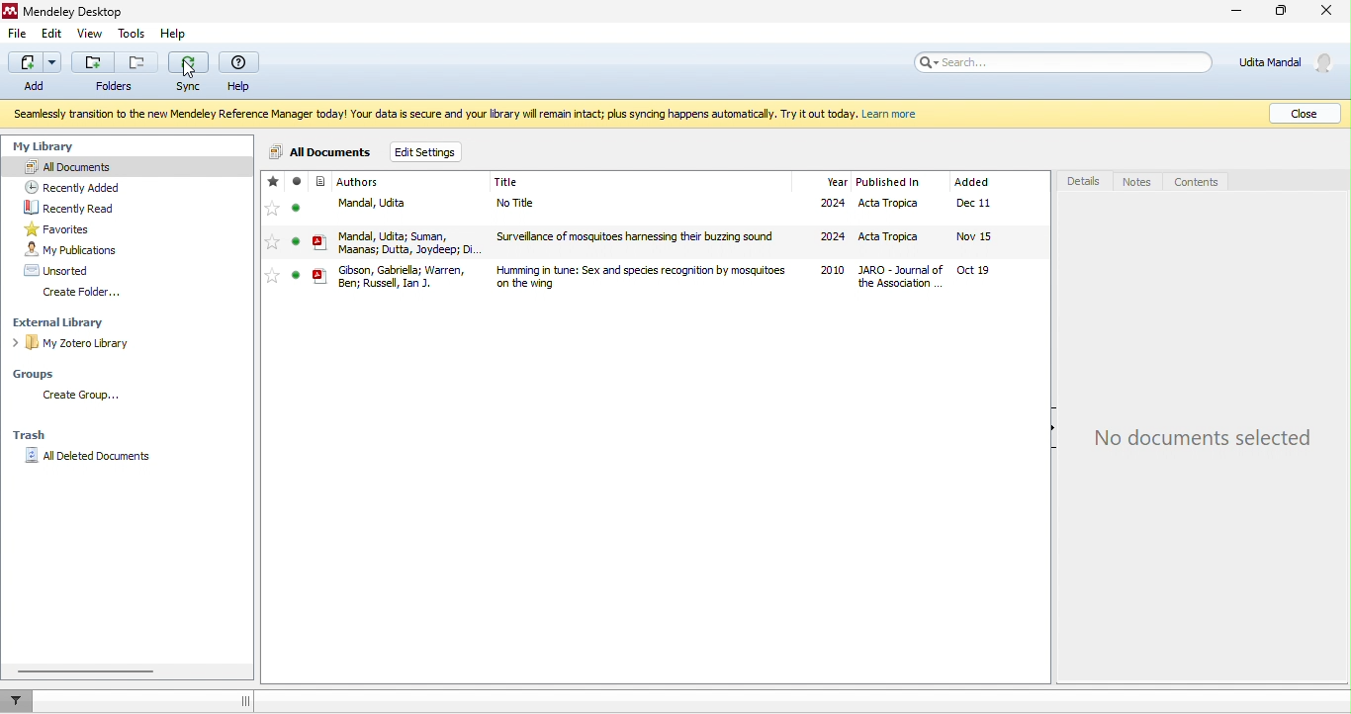 This screenshot has height=714, width=1351. I want to click on Sync library to ensured updates are saved , so click(486, 116).